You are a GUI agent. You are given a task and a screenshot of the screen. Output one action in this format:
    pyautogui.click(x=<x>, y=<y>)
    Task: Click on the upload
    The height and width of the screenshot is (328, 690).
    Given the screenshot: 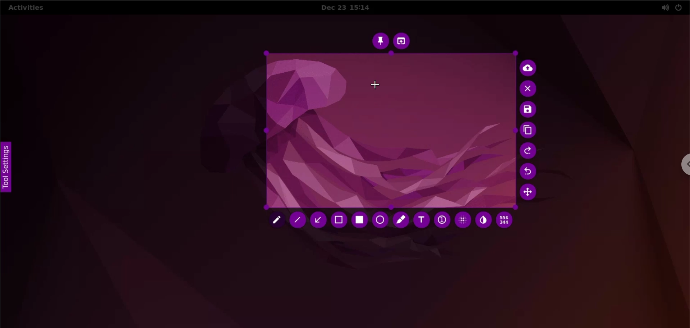 What is the action you would take?
    pyautogui.click(x=530, y=69)
    